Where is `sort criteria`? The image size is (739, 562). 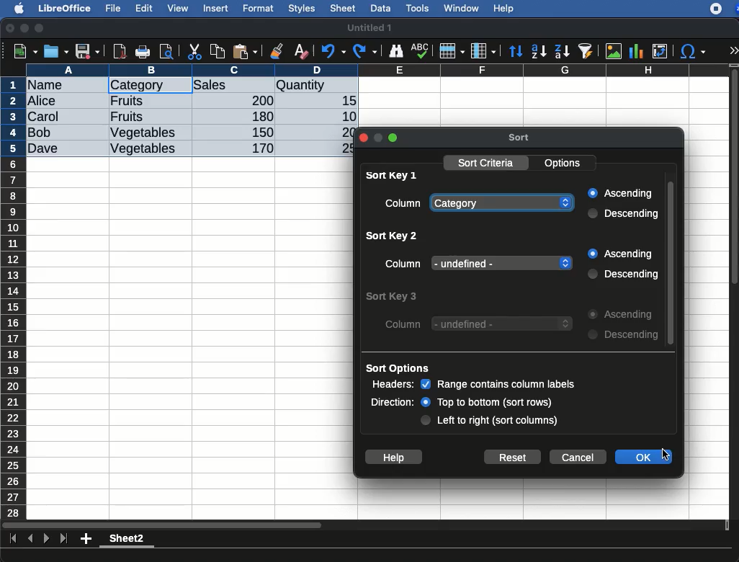 sort criteria is located at coordinates (487, 163).